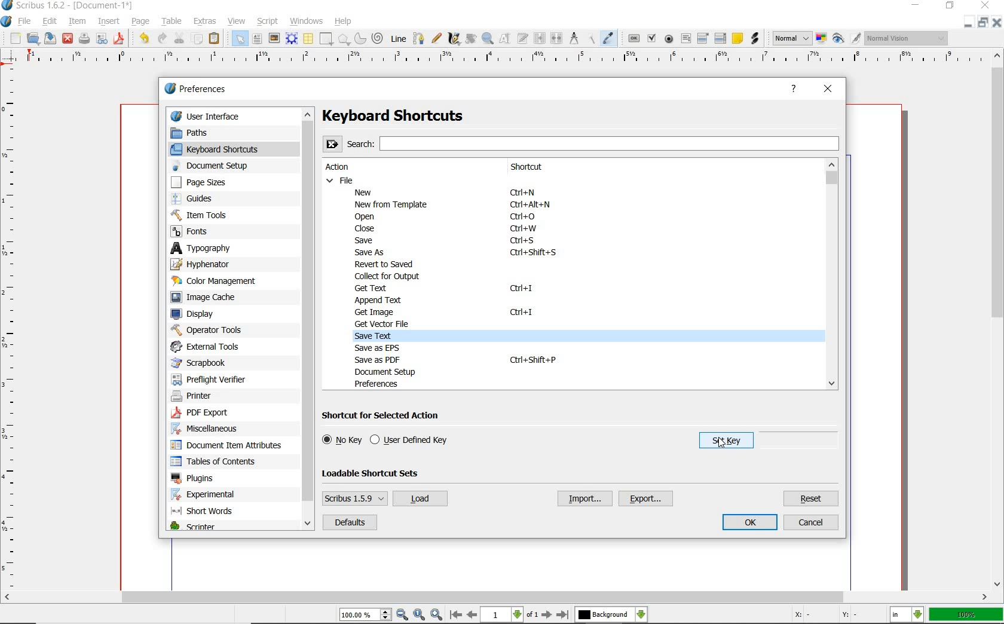 Image resolution: width=1004 pixels, height=624 pixels. I want to click on Bezier curve, so click(419, 39).